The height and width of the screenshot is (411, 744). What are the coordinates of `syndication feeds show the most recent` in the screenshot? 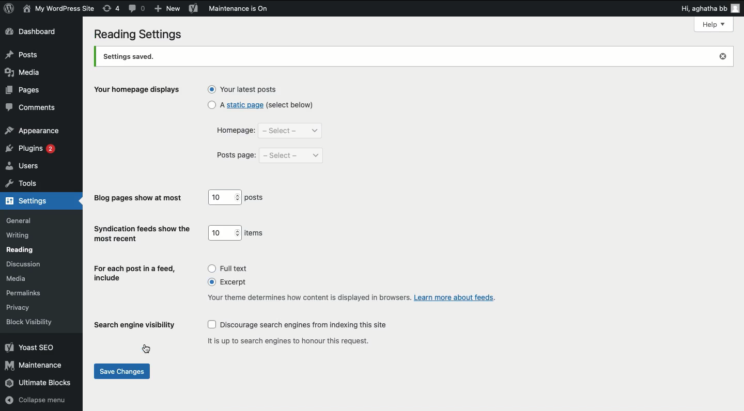 It's located at (143, 234).